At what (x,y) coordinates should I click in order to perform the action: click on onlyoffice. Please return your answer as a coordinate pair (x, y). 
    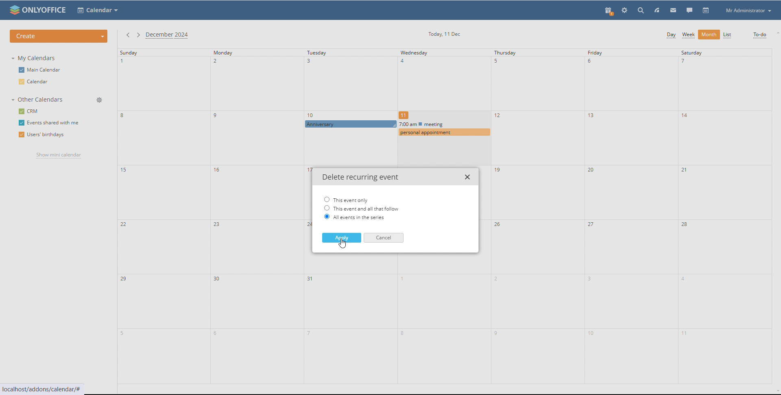
    Looking at the image, I should click on (46, 11).